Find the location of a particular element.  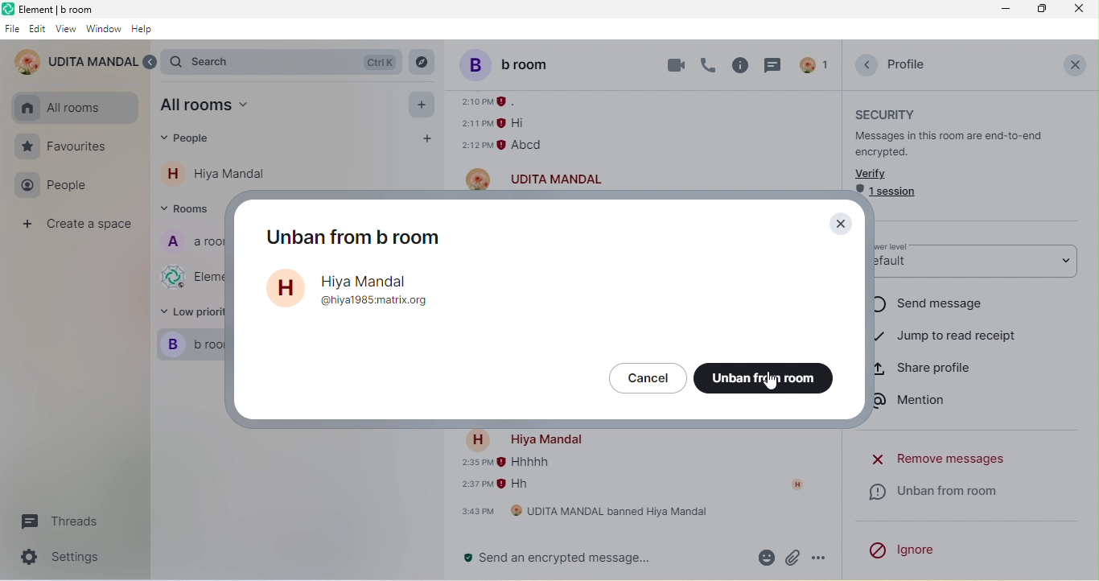

maximize is located at coordinates (1041, 9).